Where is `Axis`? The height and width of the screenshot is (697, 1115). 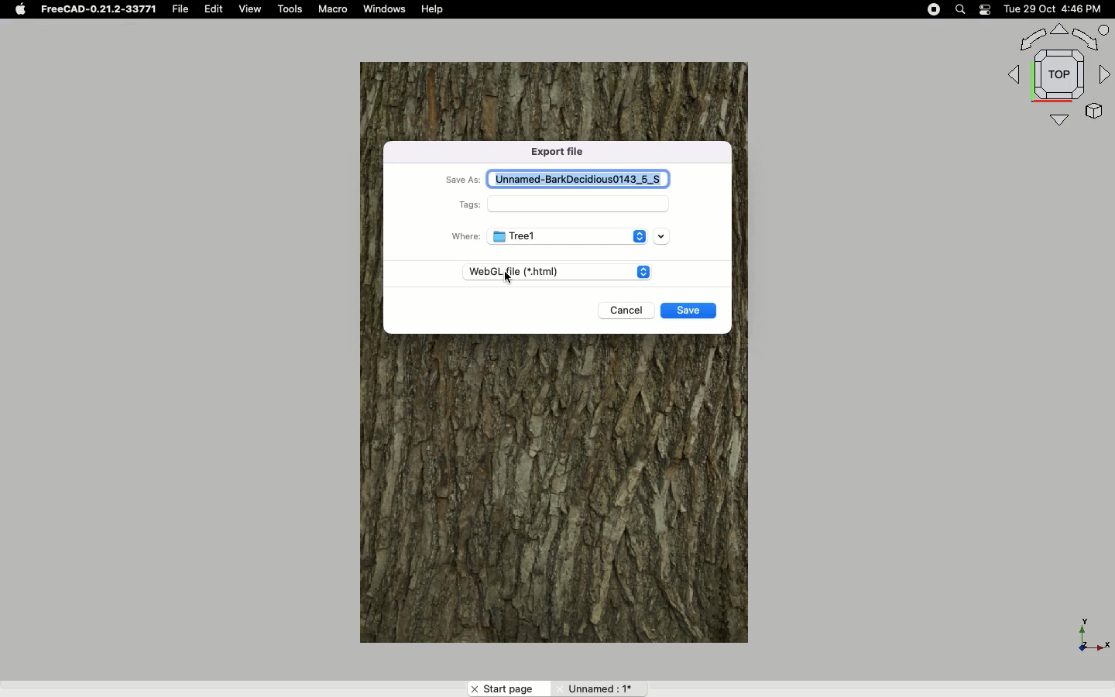
Axis is located at coordinates (1089, 631).